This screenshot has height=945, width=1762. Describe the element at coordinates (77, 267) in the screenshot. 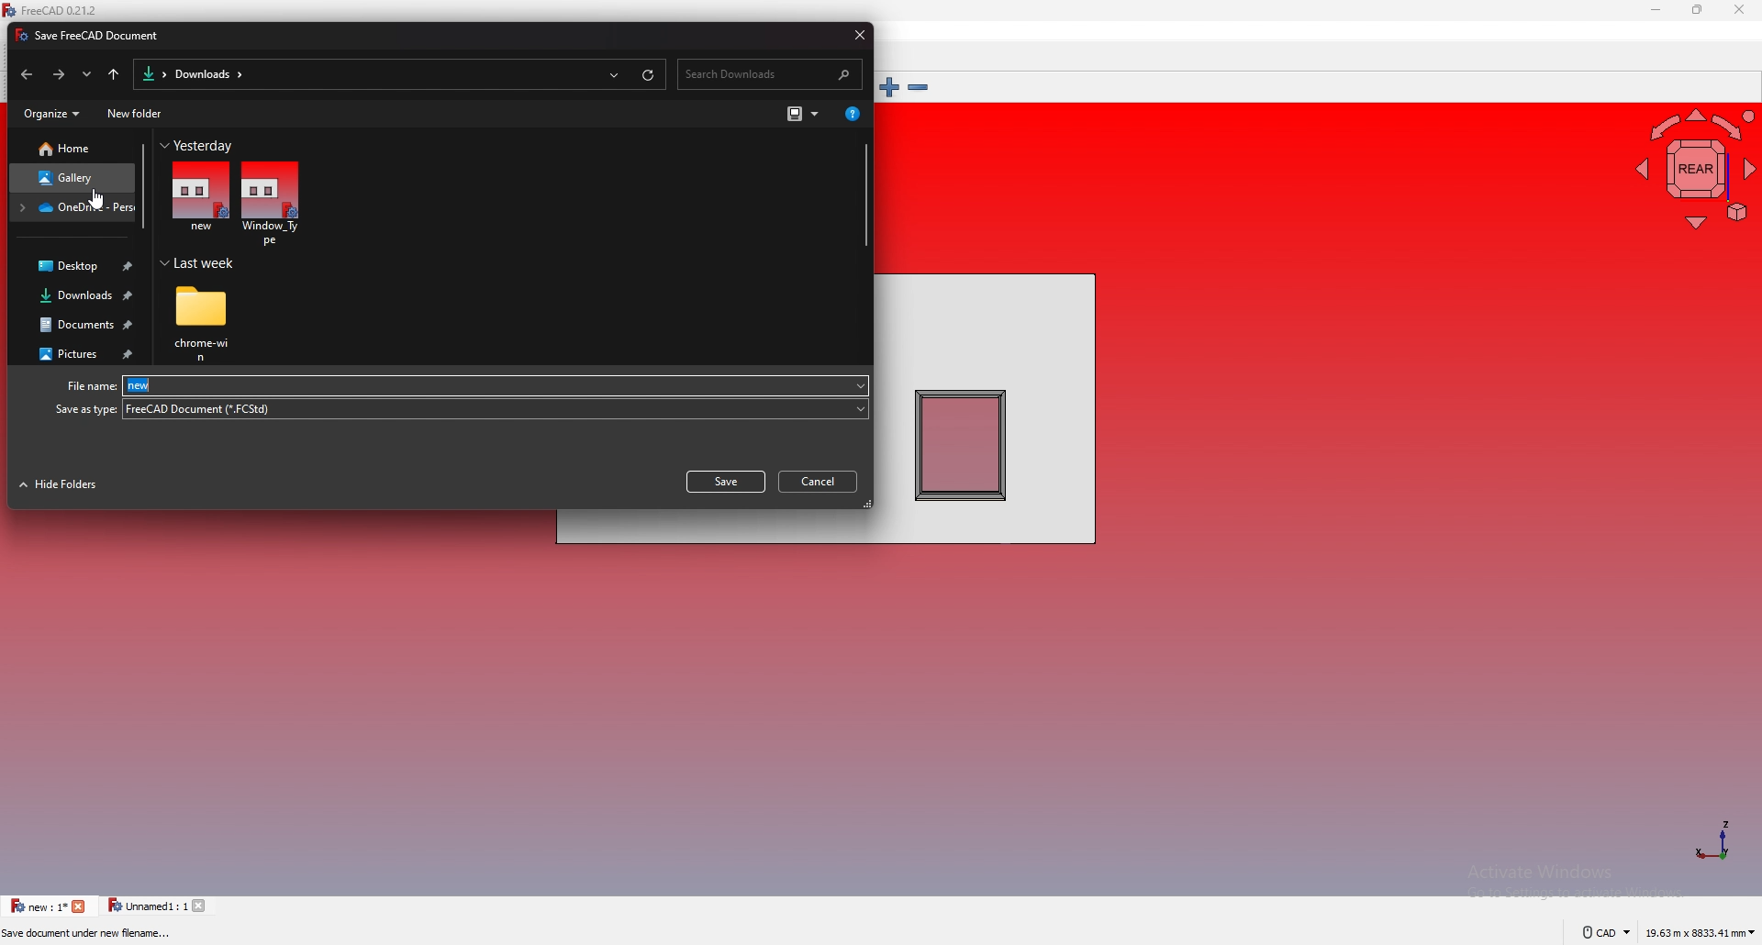

I see `desktop` at that location.